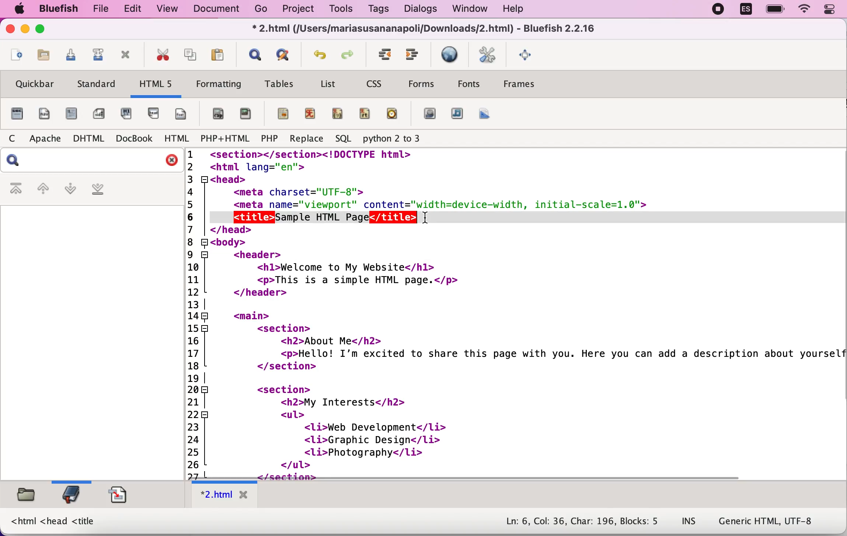 The height and width of the screenshot is (536, 847). What do you see at coordinates (17, 189) in the screenshot?
I see `first bookmark` at bounding box center [17, 189].